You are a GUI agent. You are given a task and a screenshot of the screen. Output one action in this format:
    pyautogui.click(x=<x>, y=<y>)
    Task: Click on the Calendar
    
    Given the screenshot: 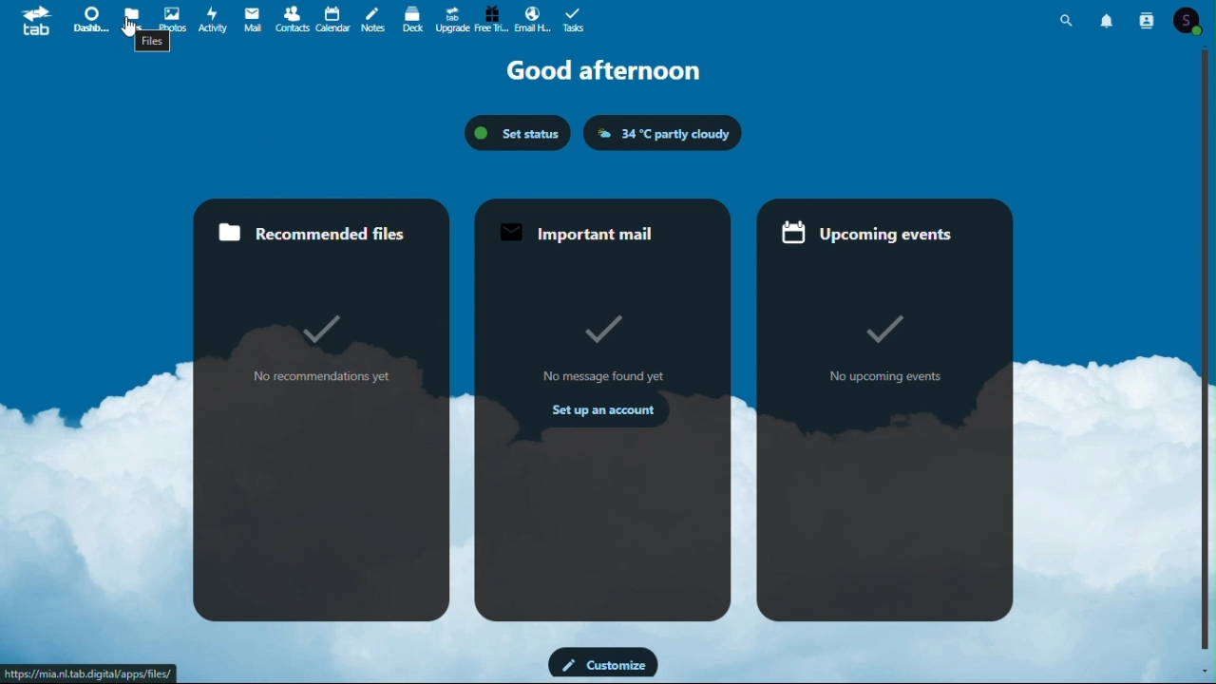 What is the action you would take?
    pyautogui.click(x=334, y=18)
    